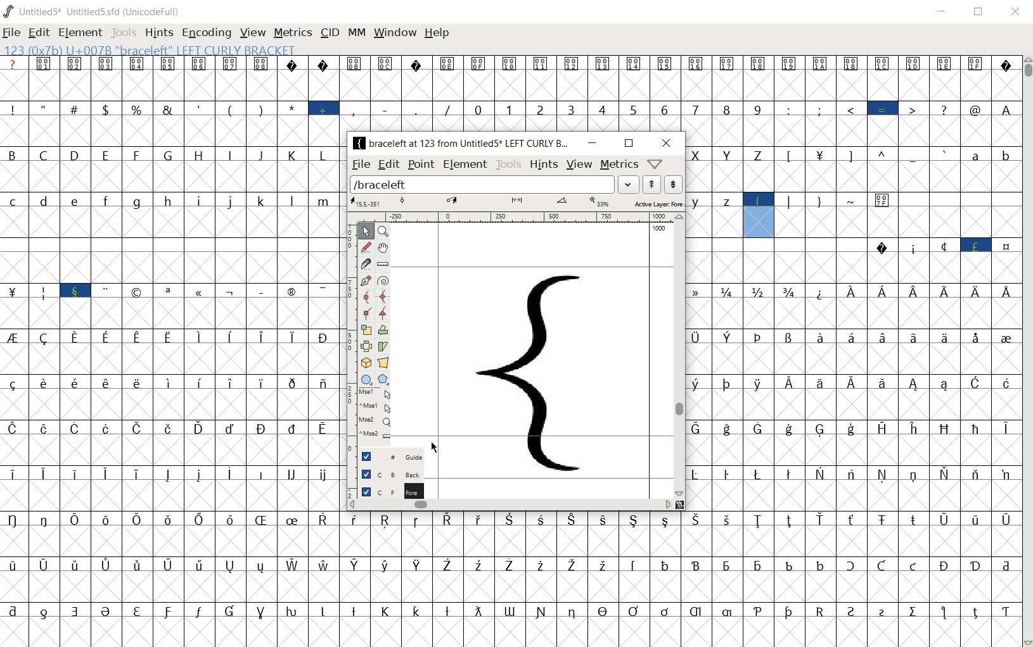 This screenshot has height=647, width=1033. Describe the element at coordinates (383, 346) in the screenshot. I see `Rotate the selection` at that location.